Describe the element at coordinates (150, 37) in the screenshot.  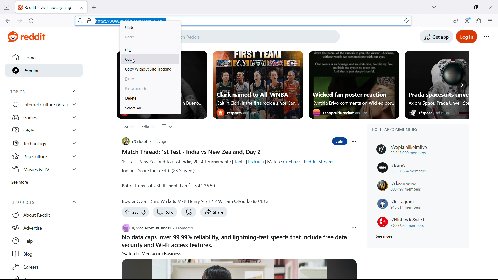
I see `redo` at that location.